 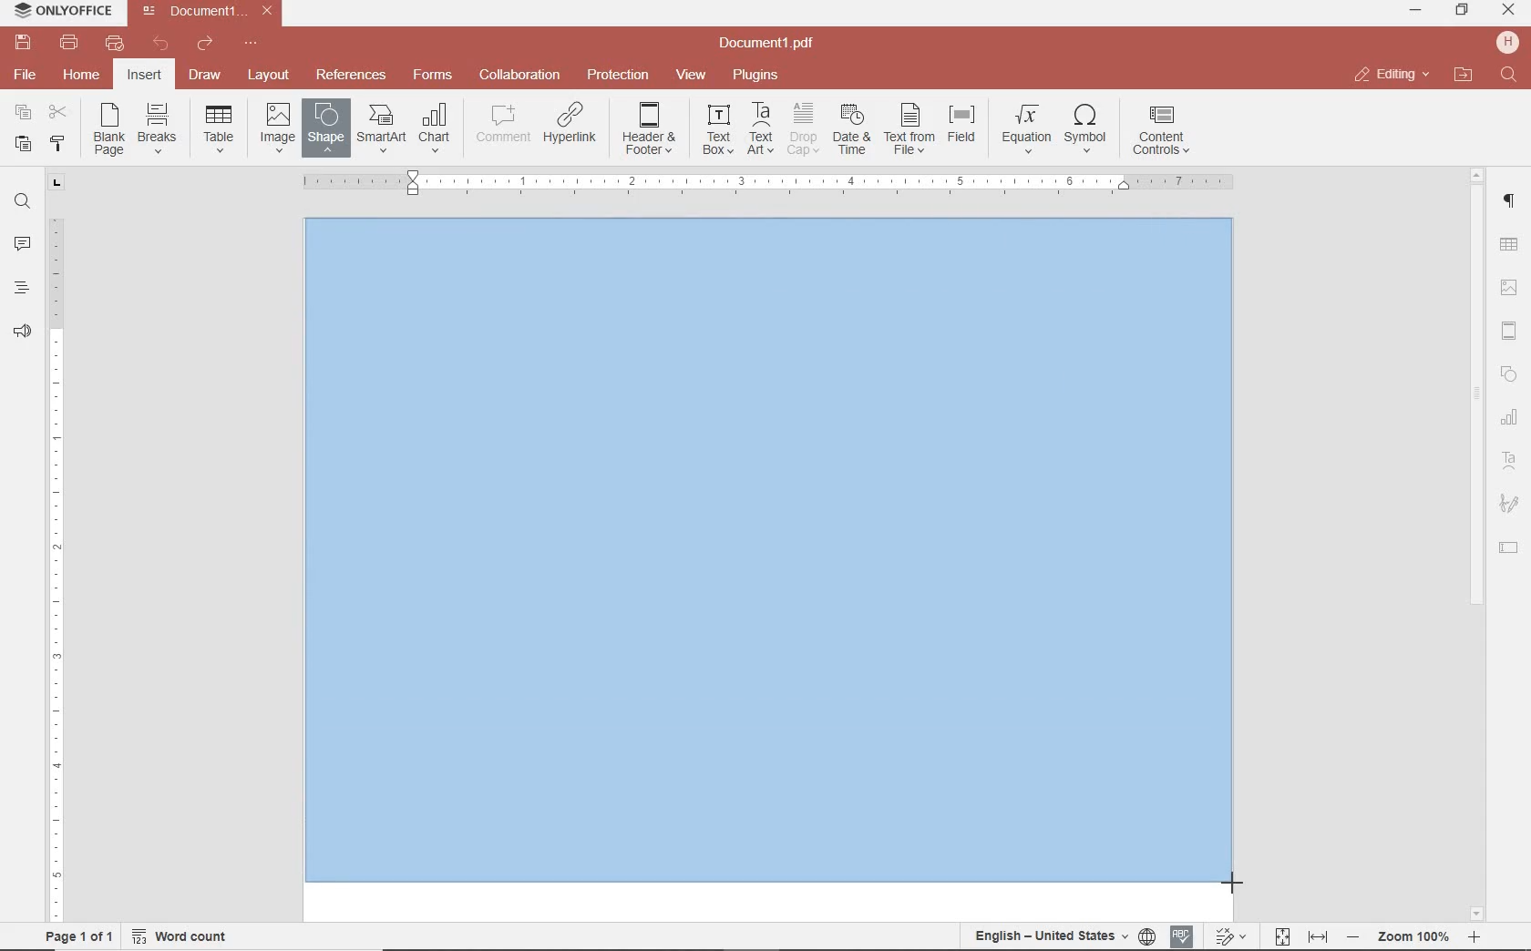 I want to click on layout, so click(x=272, y=77).